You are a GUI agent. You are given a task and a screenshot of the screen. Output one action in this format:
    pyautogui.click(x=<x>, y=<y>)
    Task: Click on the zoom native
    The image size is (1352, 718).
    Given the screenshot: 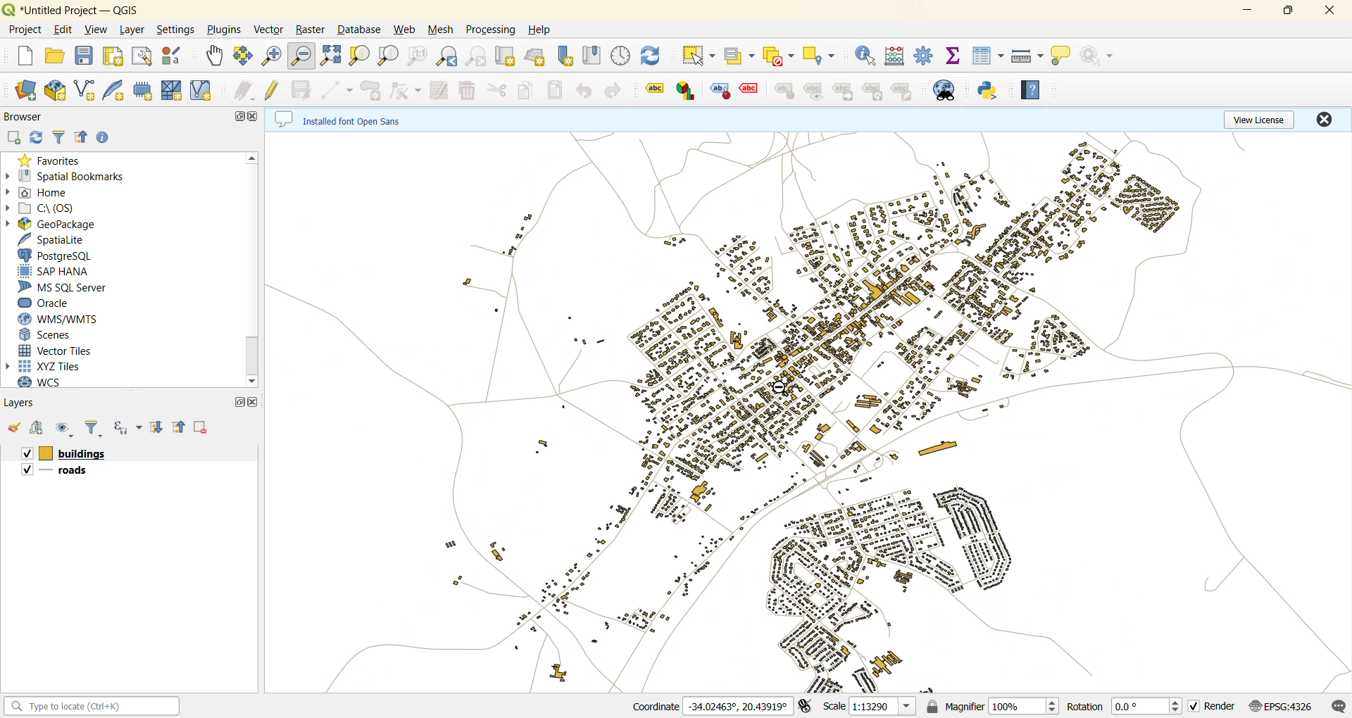 What is the action you would take?
    pyautogui.click(x=416, y=55)
    